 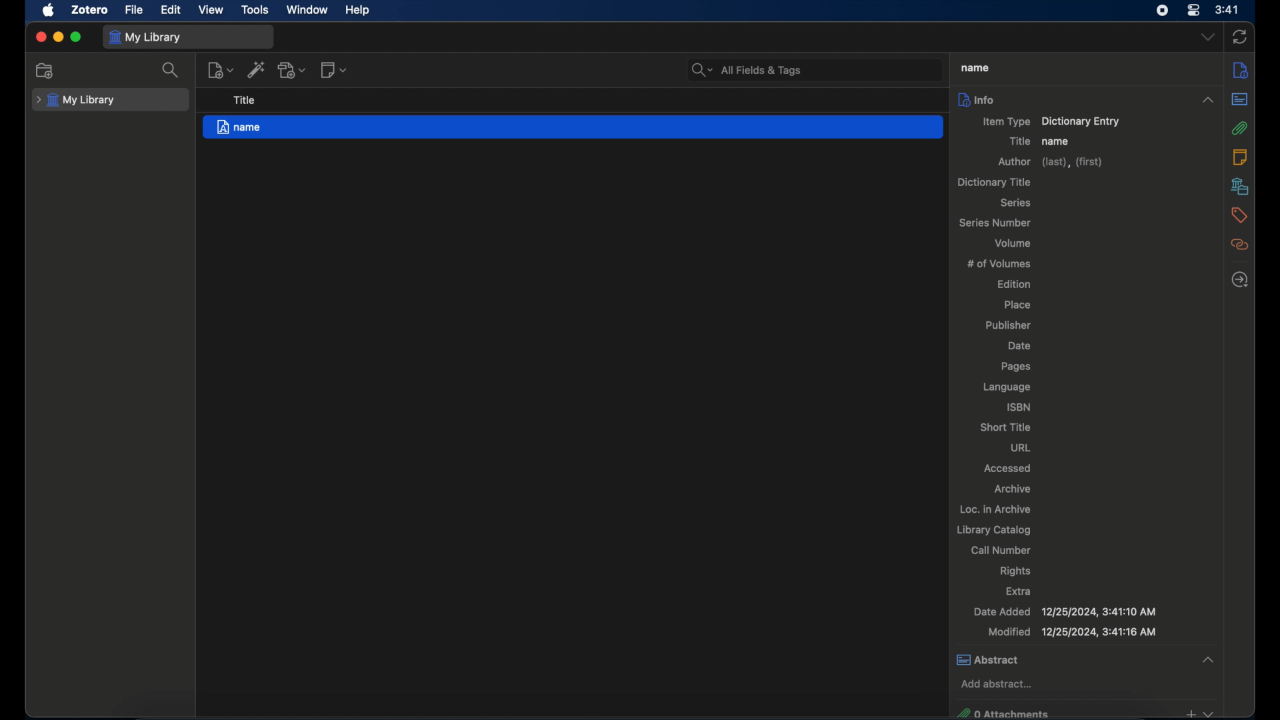 I want to click on no of volumes, so click(x=999, y=263).